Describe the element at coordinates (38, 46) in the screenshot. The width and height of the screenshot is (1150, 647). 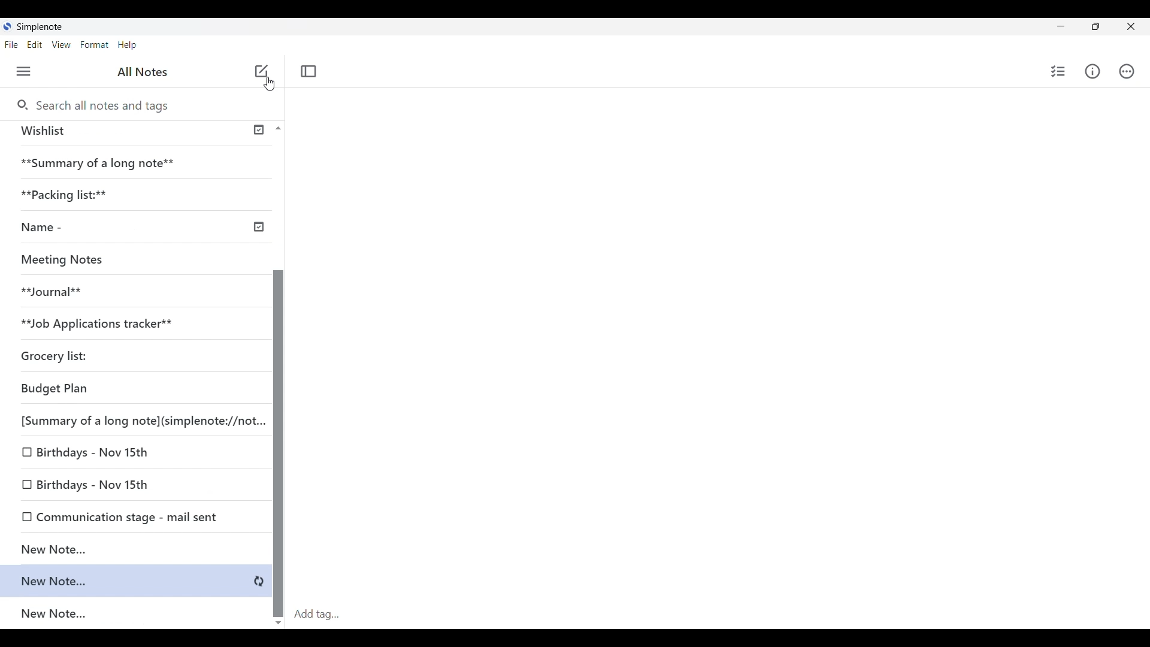
I see `Edit` at that location.